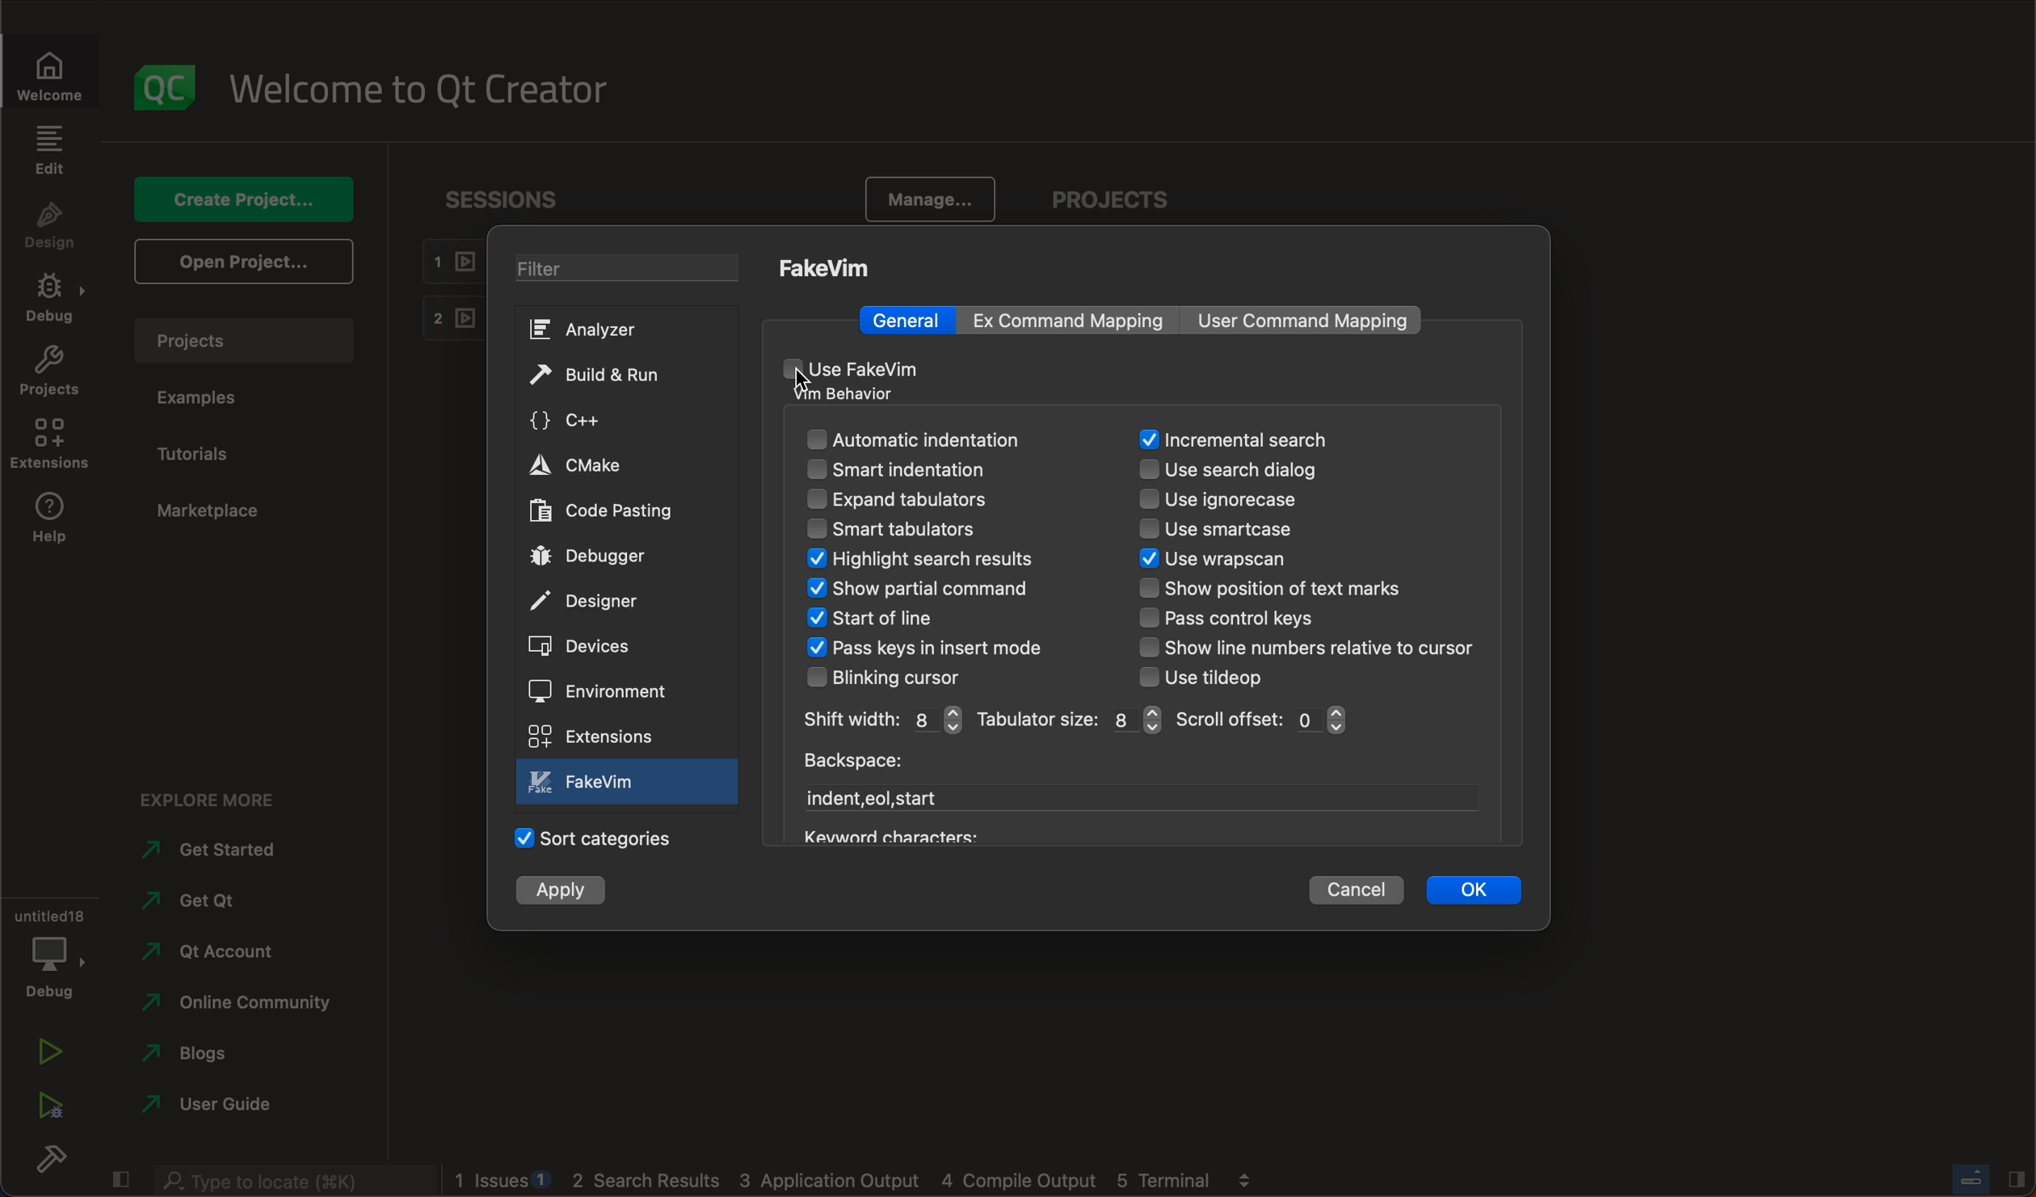 Image resolution: width=2036 pixels, height=1197 pixels. Describe the element at coordinates (218, 800) in the screenshot. I see `explore` at that location.